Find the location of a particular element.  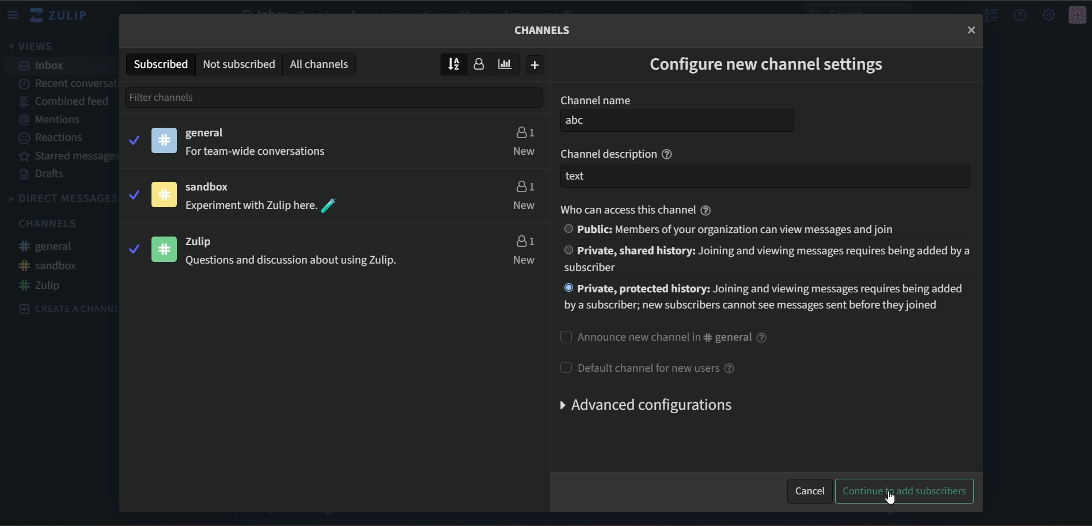

tick is located at coordinates (133, 139).